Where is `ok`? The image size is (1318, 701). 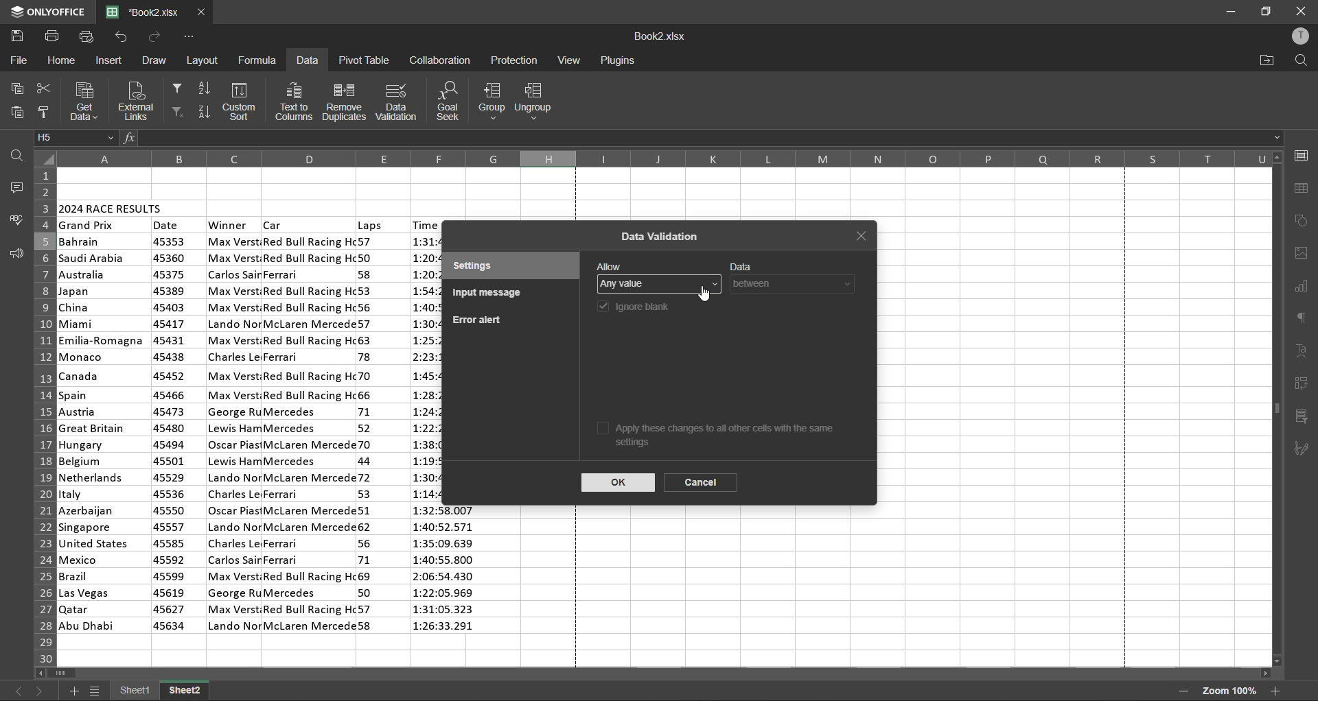 ok is located at coordinates (618, 482).